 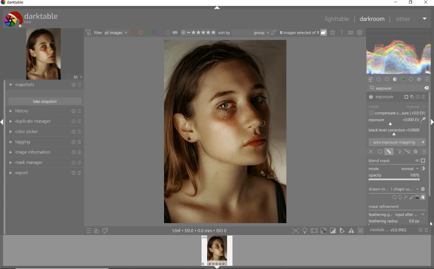 What do you see at coordinates (397, 98) in the screenshot?
I see `EXPOSURE` at bounding box center [397, 98].